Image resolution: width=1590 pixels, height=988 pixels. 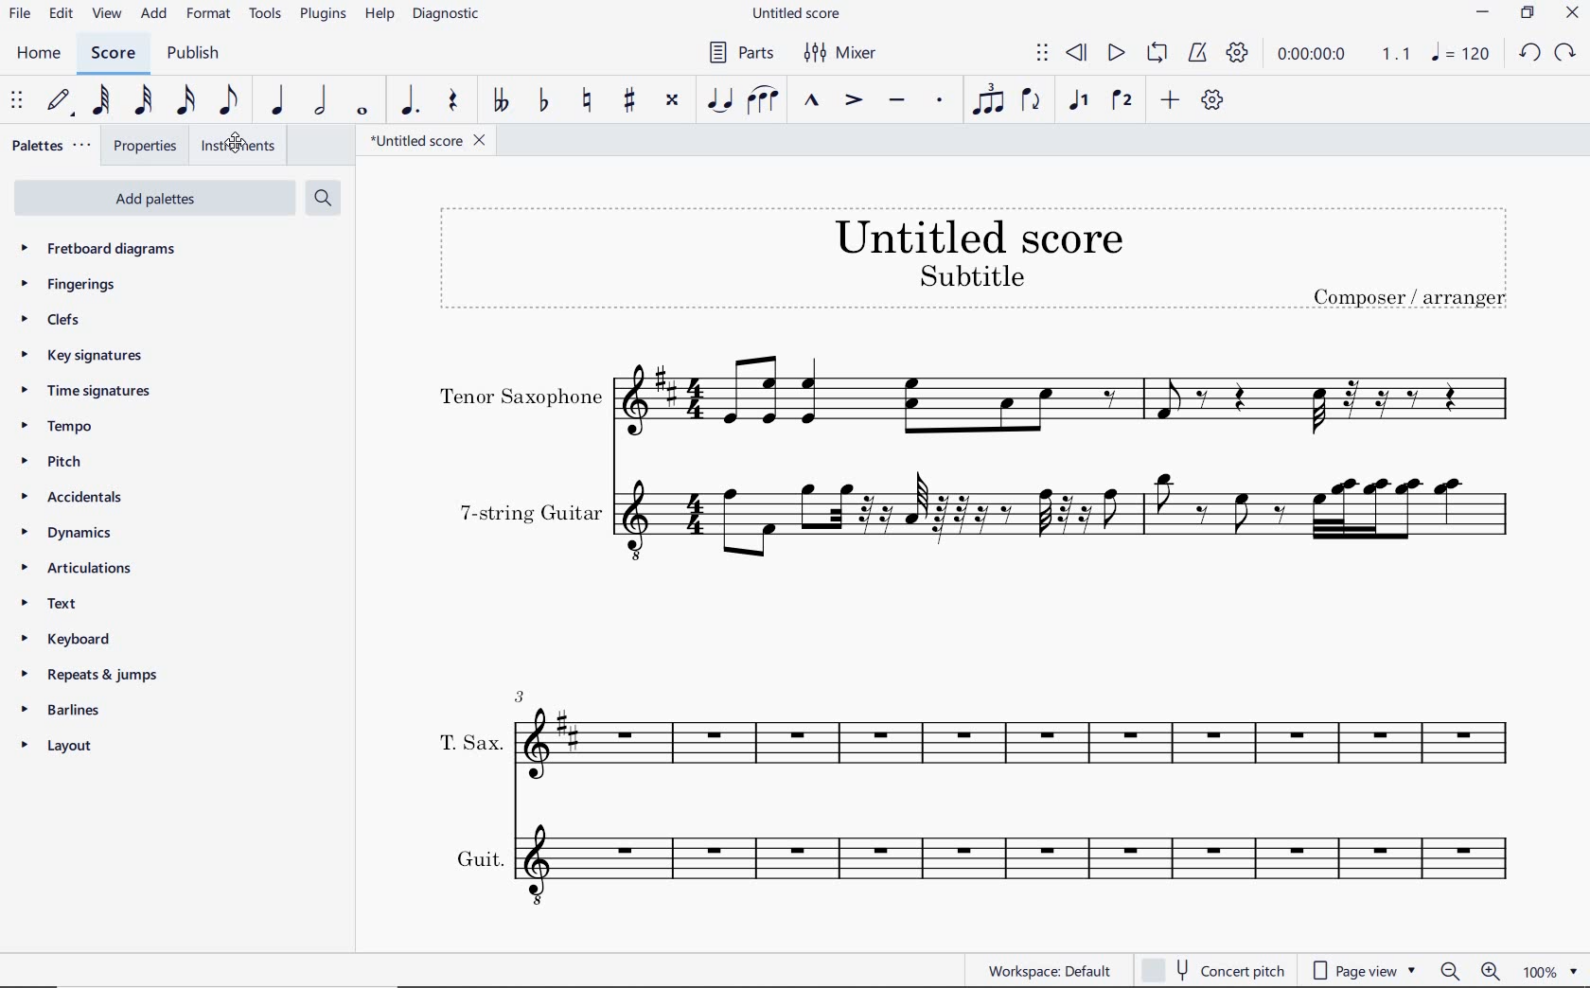 I want to click on MIXER, so click(x=842, y=54).